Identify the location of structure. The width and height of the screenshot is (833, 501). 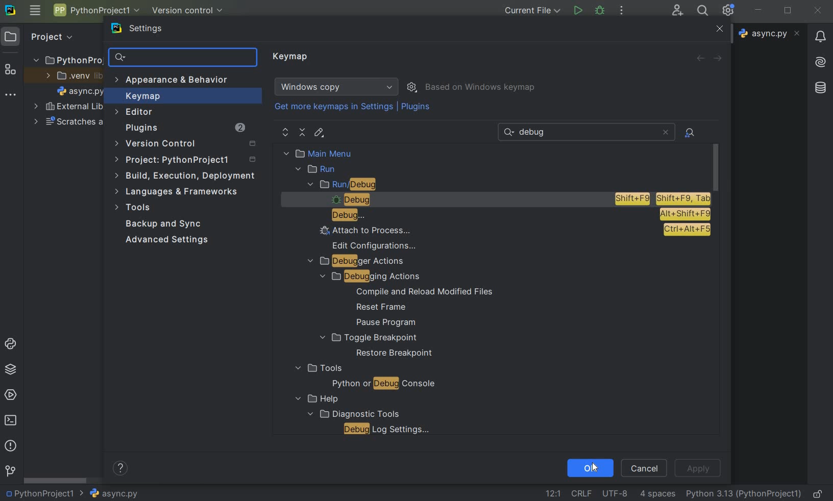
(11, 70).